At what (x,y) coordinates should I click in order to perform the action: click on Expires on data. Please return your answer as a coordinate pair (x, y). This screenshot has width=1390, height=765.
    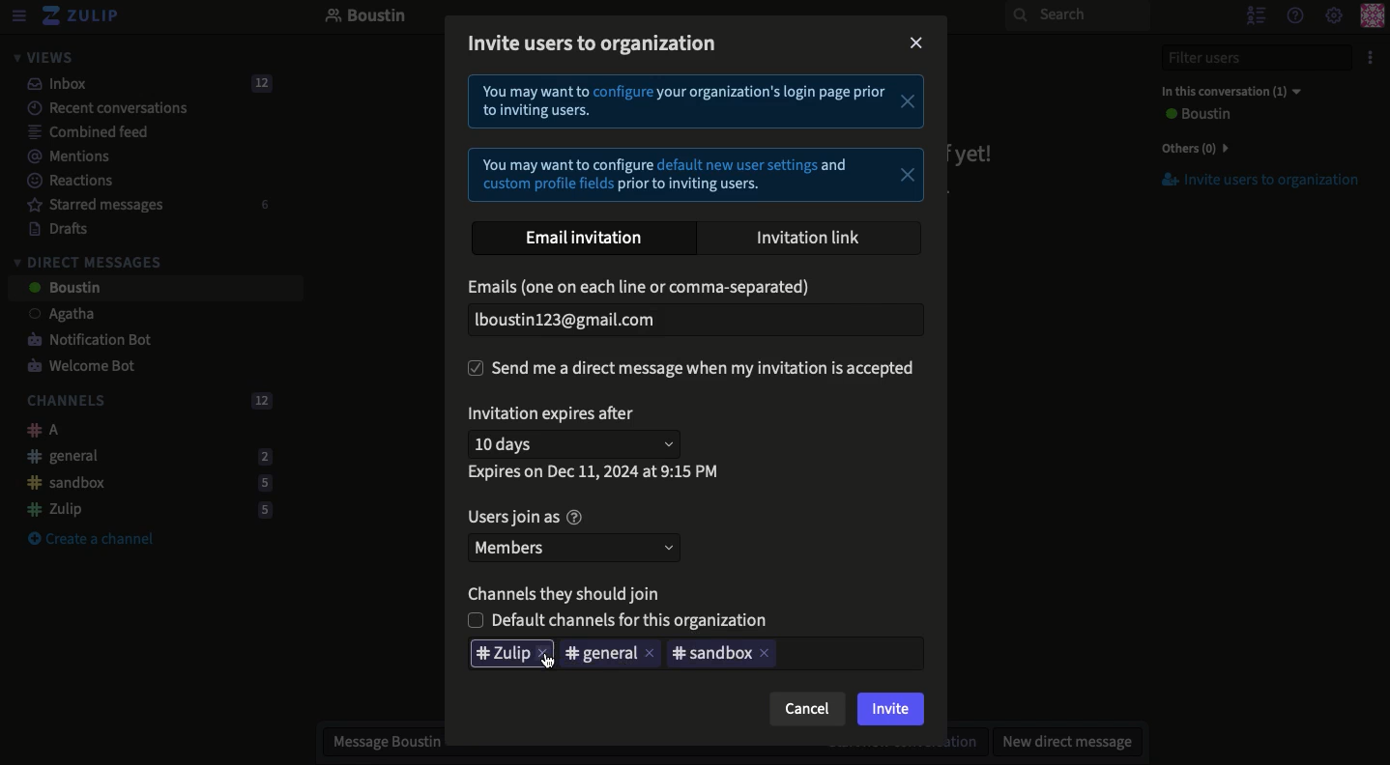
    Looking at the image, I should click on (595, 472).